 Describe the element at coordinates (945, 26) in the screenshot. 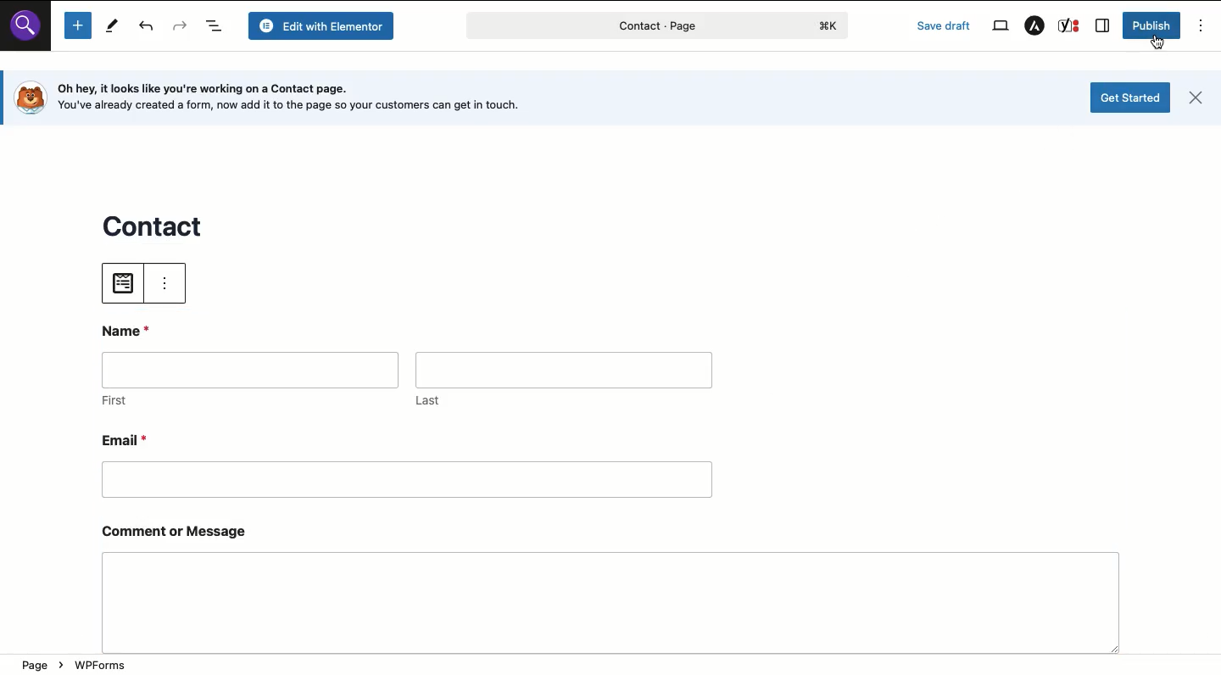

I see `Save draft` at that location.